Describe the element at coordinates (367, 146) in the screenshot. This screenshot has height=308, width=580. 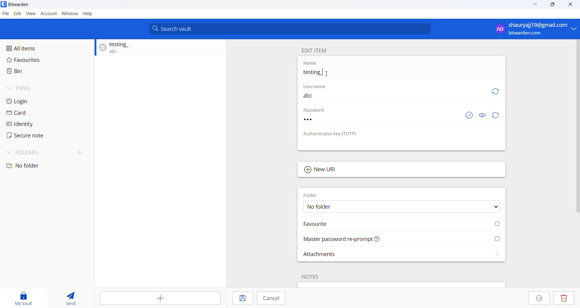
I see `No authenticator key` at that location.